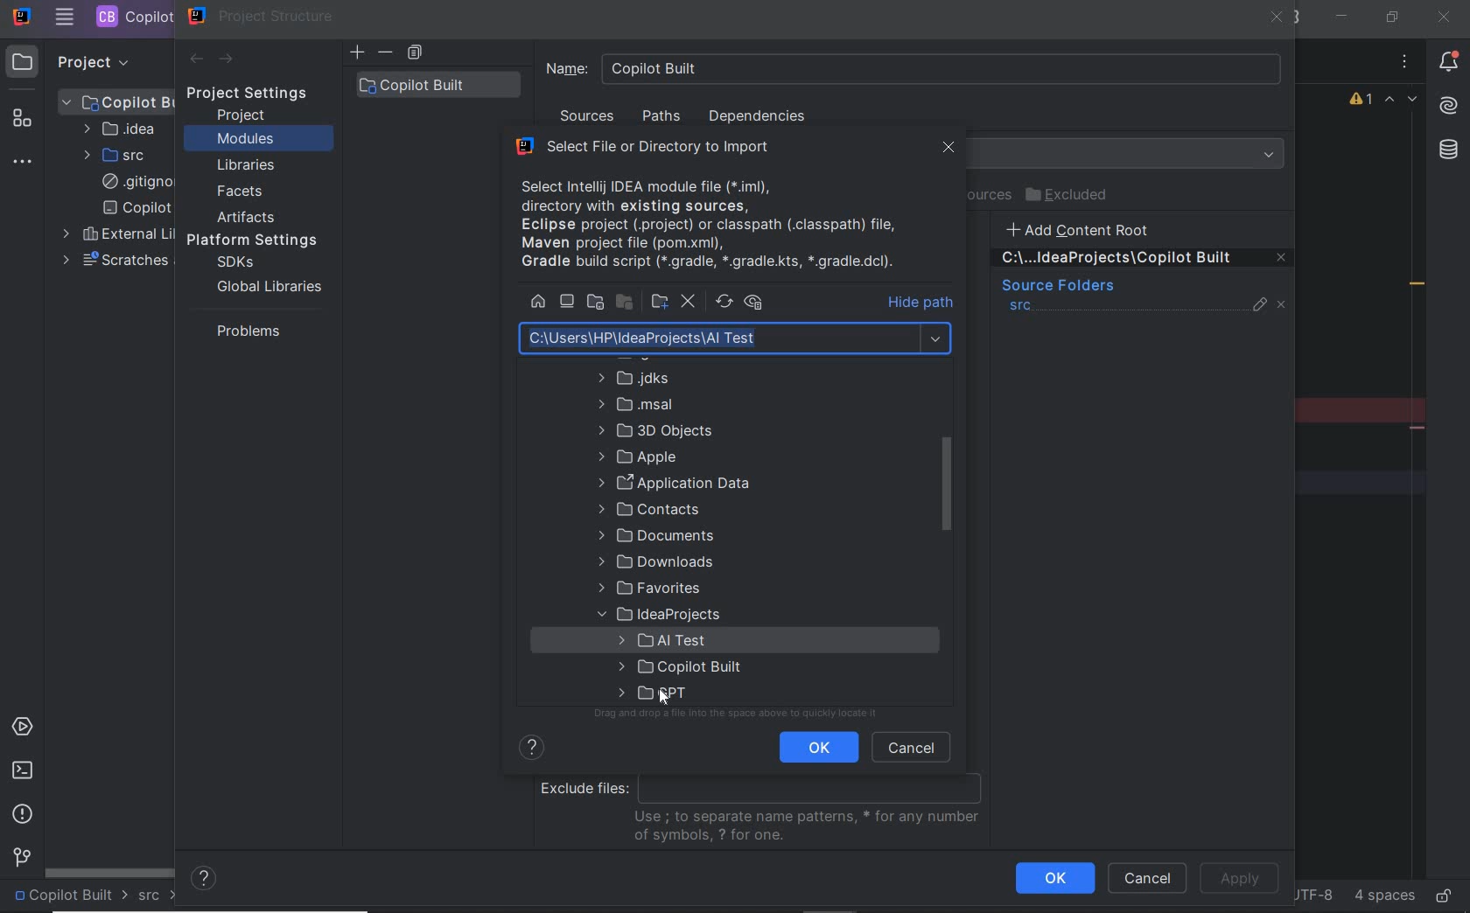 This screenshot has width=1470, height=913. What do you see at coordinates (1402, 101) in the screenshot?
I see `highlighted errors` at bounding box center [1402, 101].